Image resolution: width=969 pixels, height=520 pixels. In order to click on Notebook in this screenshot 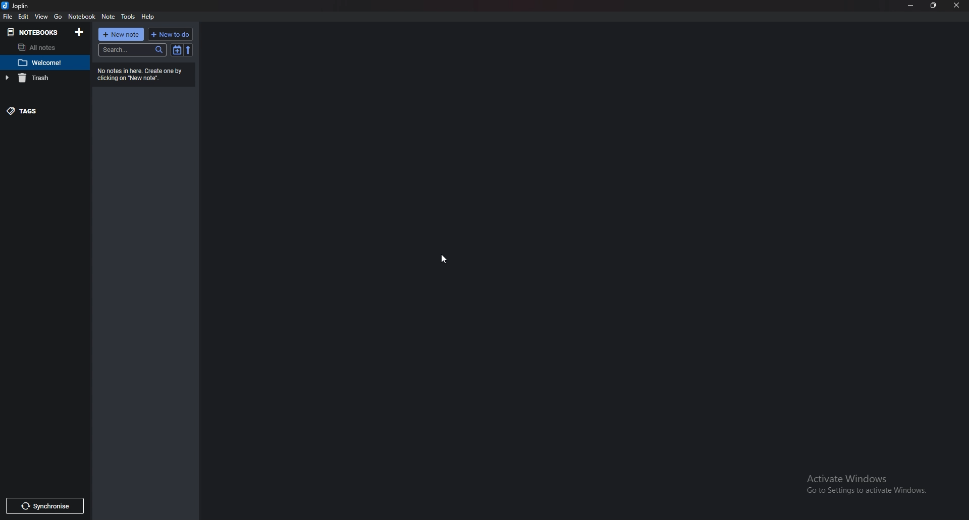, I will do `click(83, 16)`.